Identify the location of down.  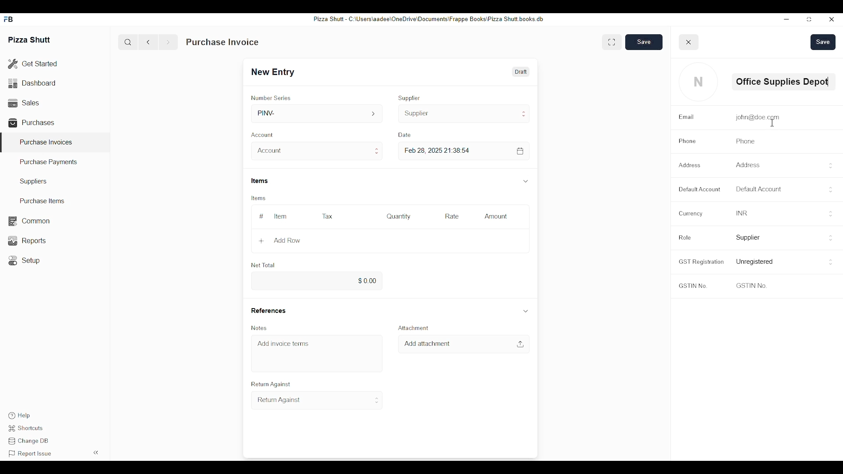
(525, 181).